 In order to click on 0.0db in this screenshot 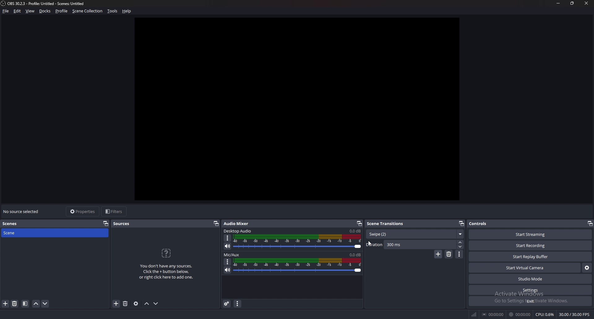, I will do `click(356, 231)`.